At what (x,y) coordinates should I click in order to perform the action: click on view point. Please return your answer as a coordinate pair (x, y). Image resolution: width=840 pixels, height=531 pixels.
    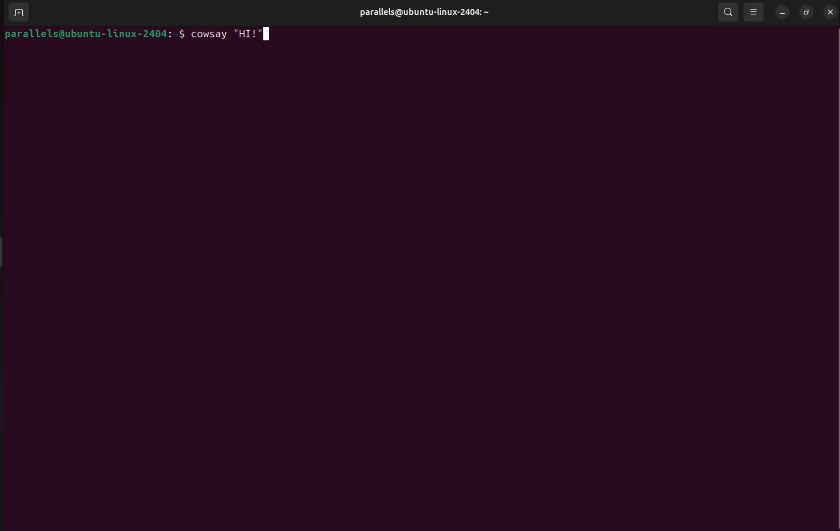
    Looking at the image, I should click on (752, 10).